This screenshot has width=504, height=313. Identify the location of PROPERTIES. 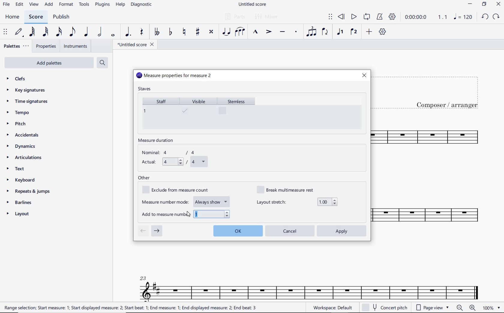
(46, 47).